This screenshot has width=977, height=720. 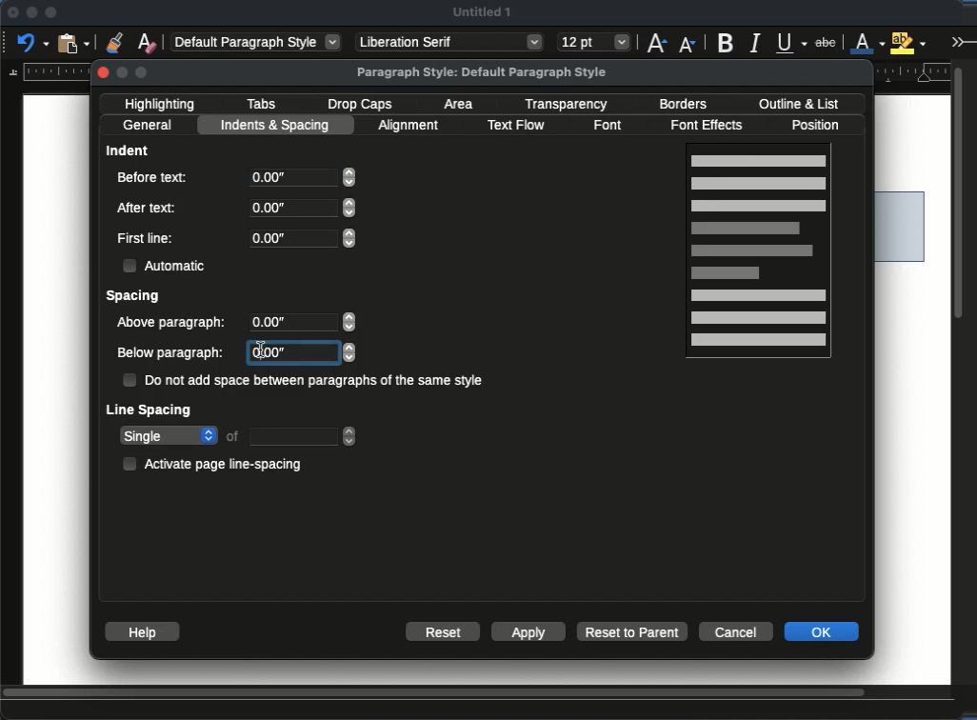 What do you see at coordinates (217, 463) in the screenshot?
I see `activate page line-spacing ` at bounding box center [217, 463].